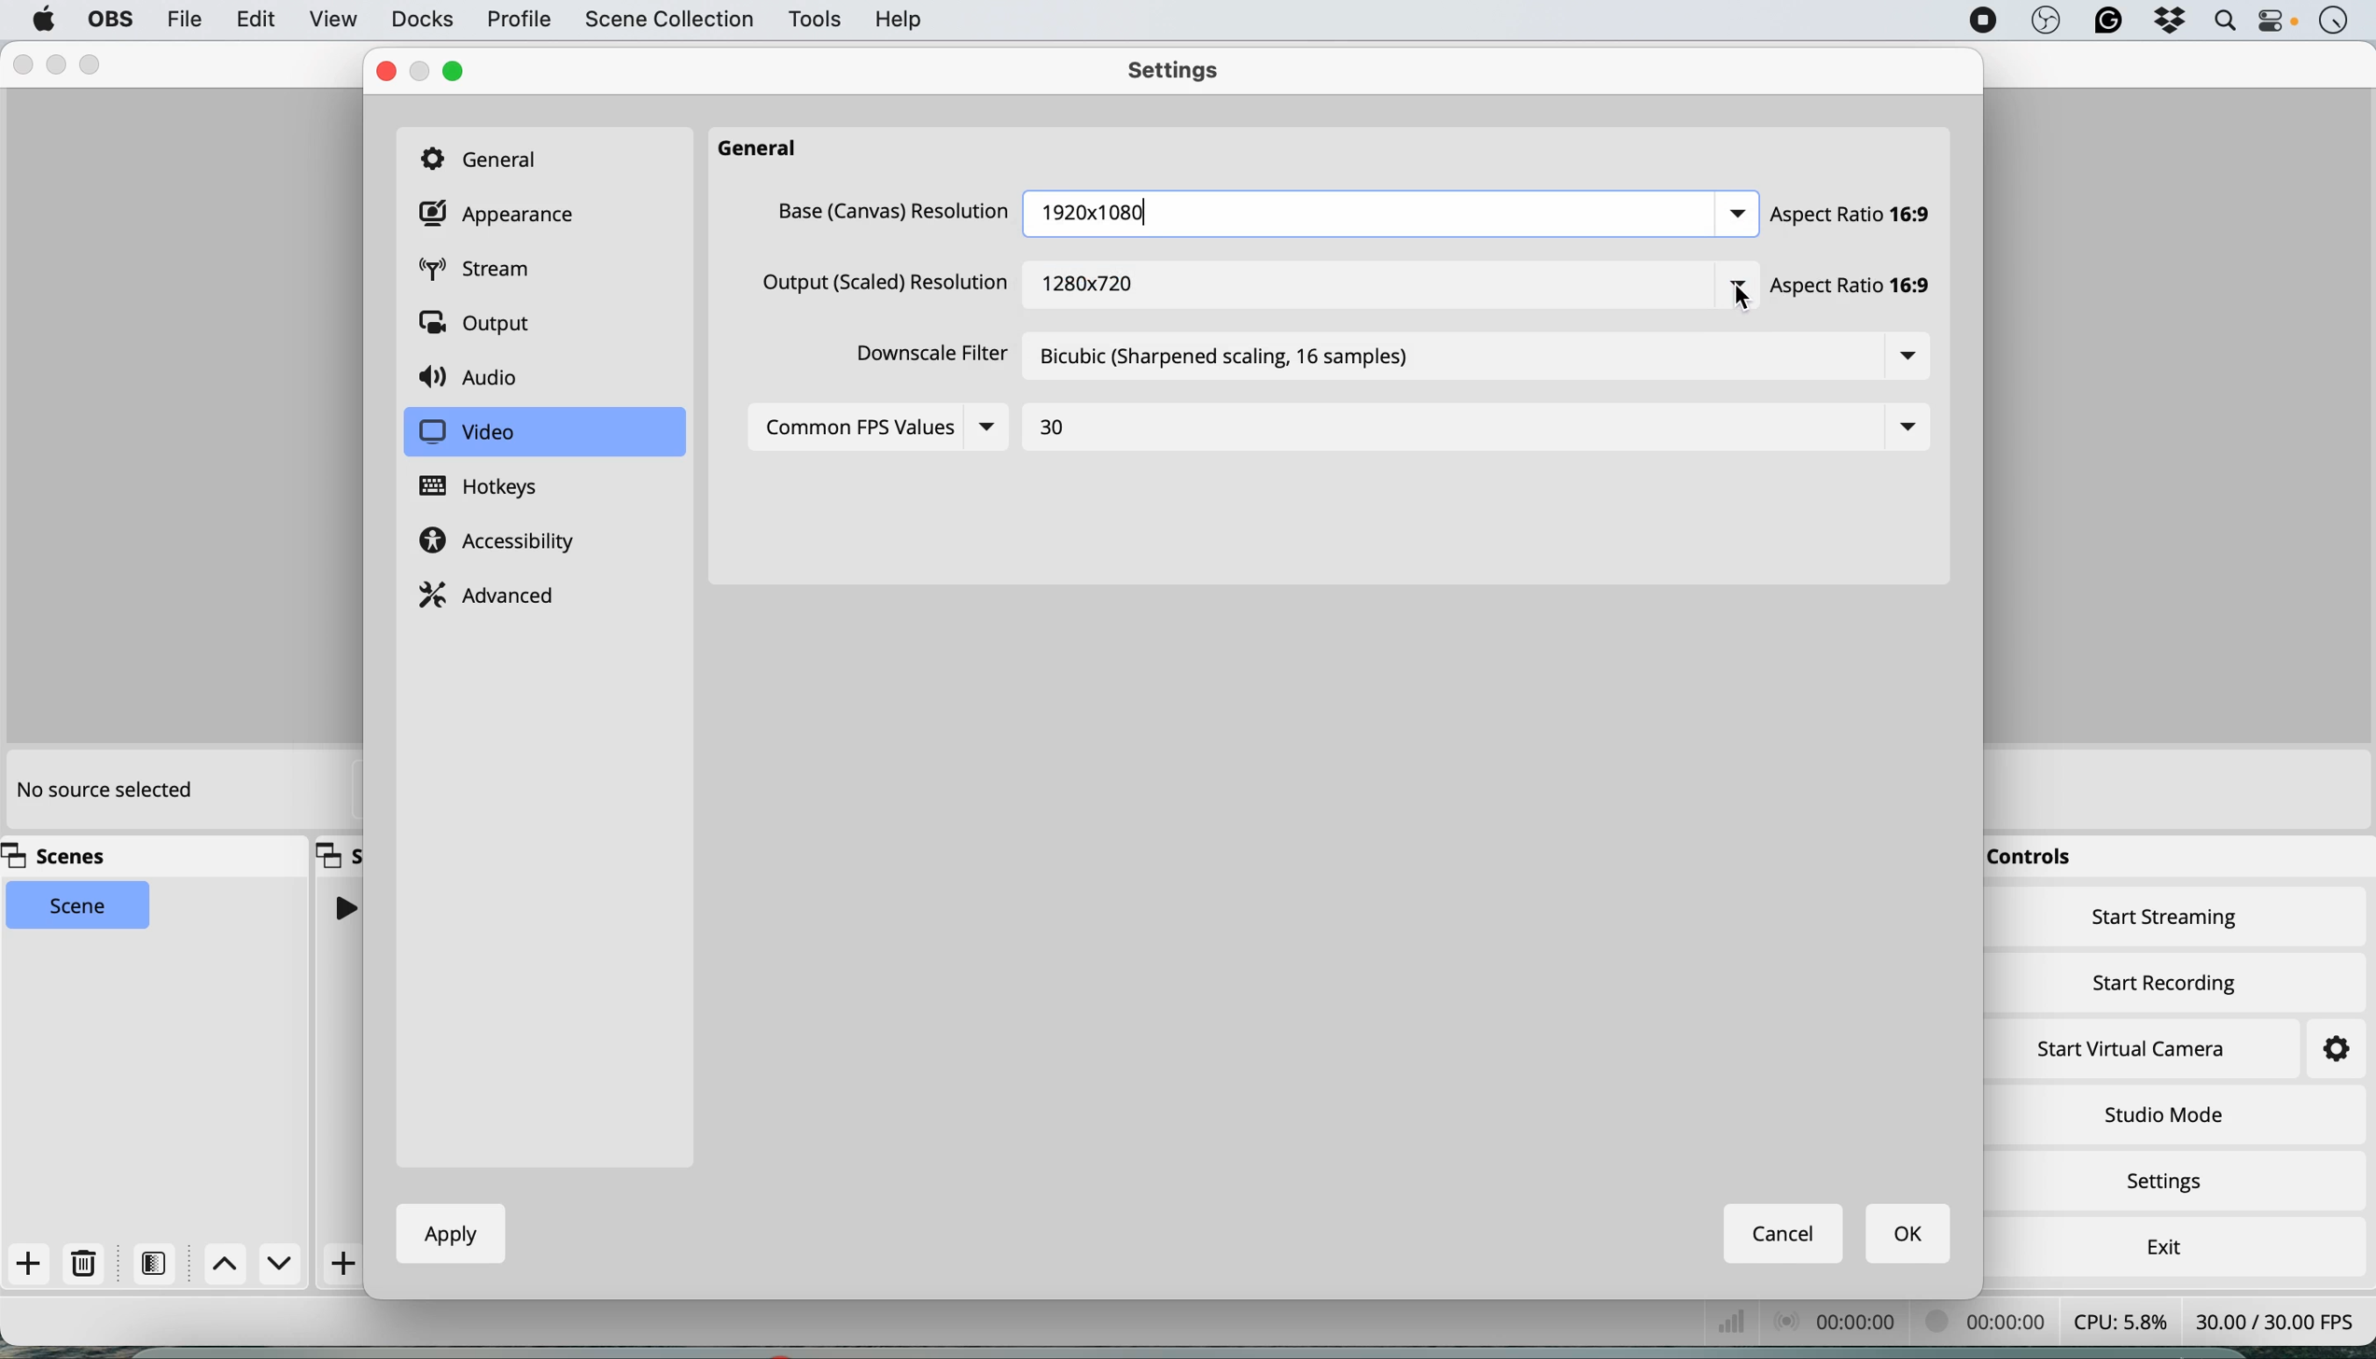 The image size is (2376, 1359). Describe the element at coordinates (443, 1233) in the screenshot. I see `apply` at that location.